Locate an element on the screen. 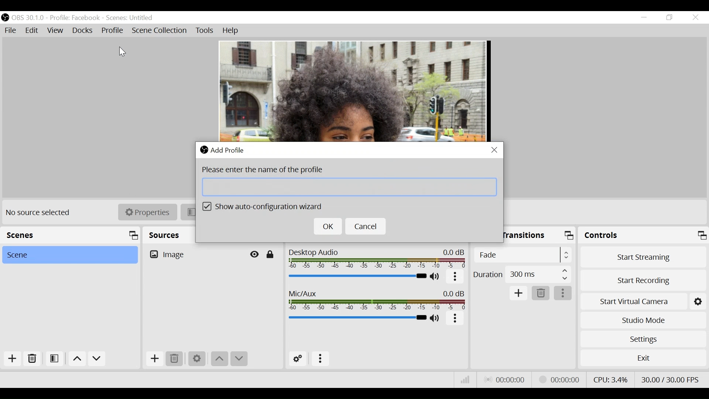  Stream Status is located at coordinates (560, 379).